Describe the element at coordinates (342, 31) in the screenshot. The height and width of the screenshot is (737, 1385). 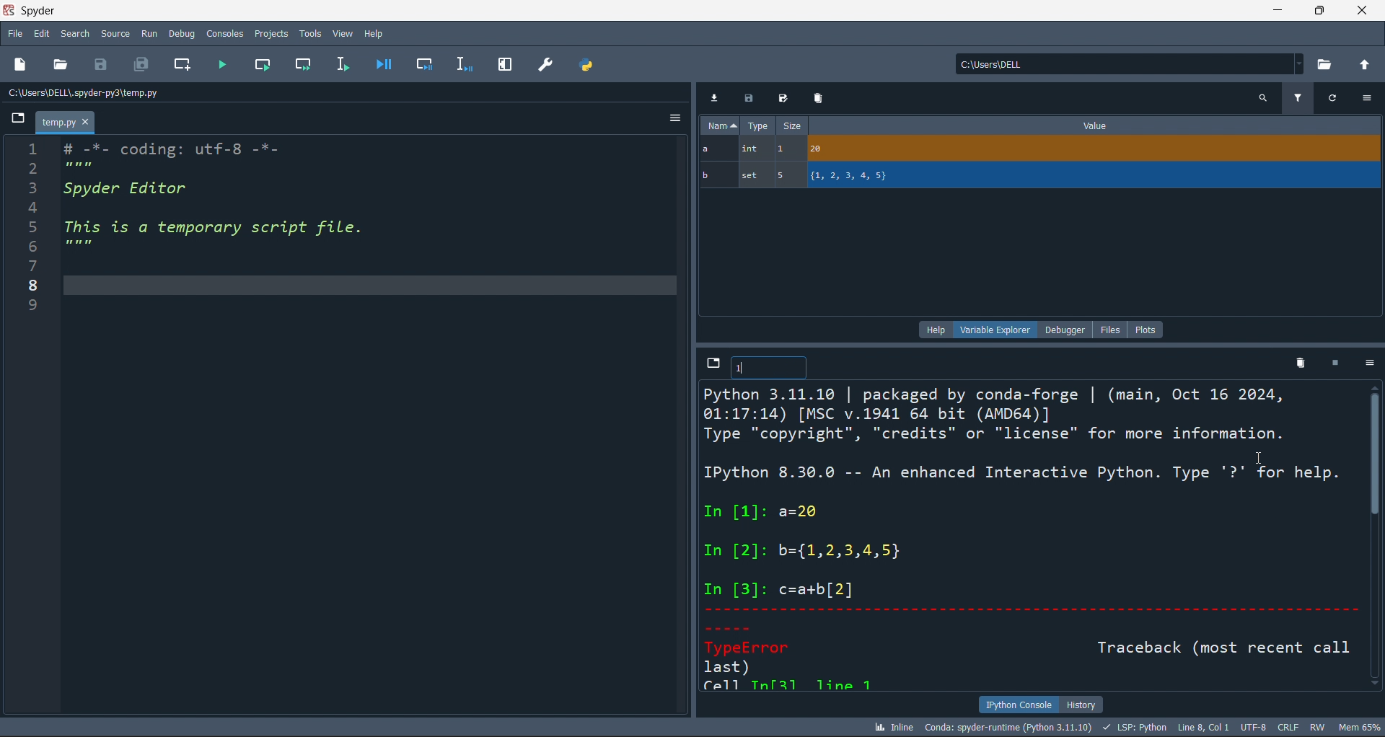
I see `view` at that location.